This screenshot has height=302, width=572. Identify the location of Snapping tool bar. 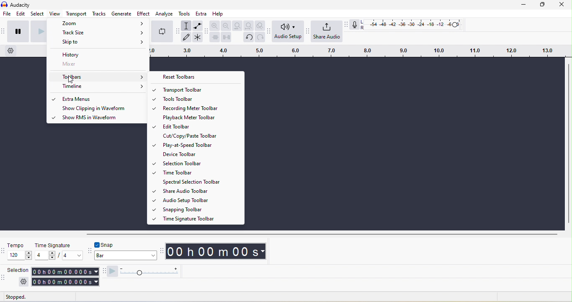
(201, 209).